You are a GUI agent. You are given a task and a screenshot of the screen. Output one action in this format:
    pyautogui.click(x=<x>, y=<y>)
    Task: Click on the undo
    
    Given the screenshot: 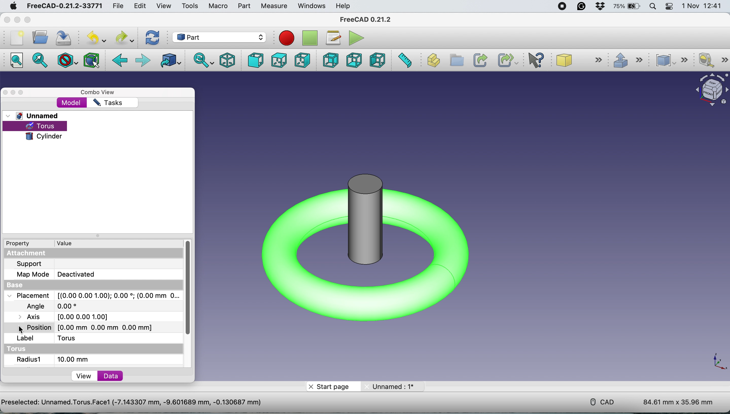 What is the action you would take?
    pyautogui.click(x=95, y=38)
    